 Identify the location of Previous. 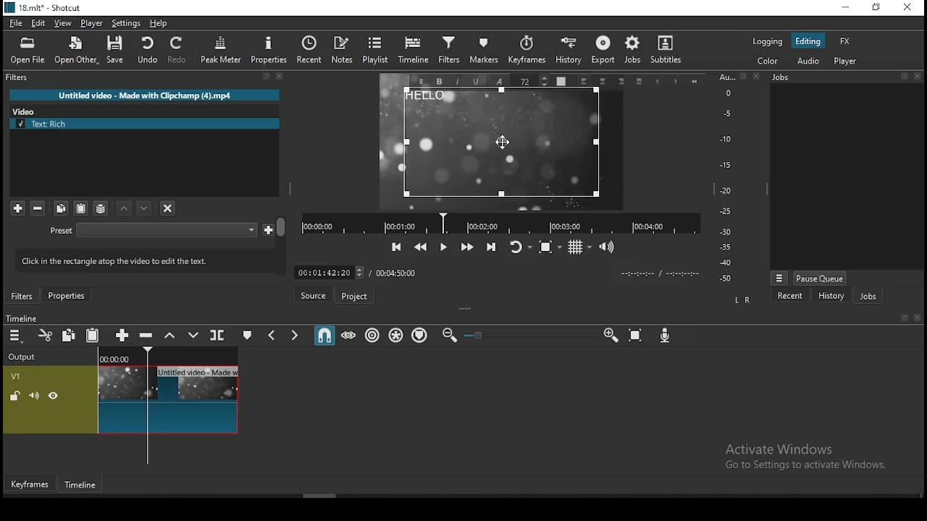
(657, 82).